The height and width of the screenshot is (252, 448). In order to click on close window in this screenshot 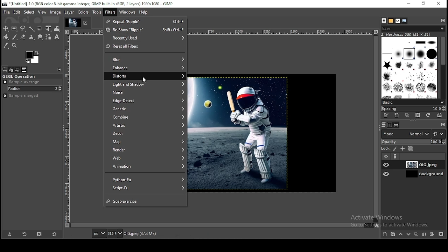, I will do `click(439, 4)`.